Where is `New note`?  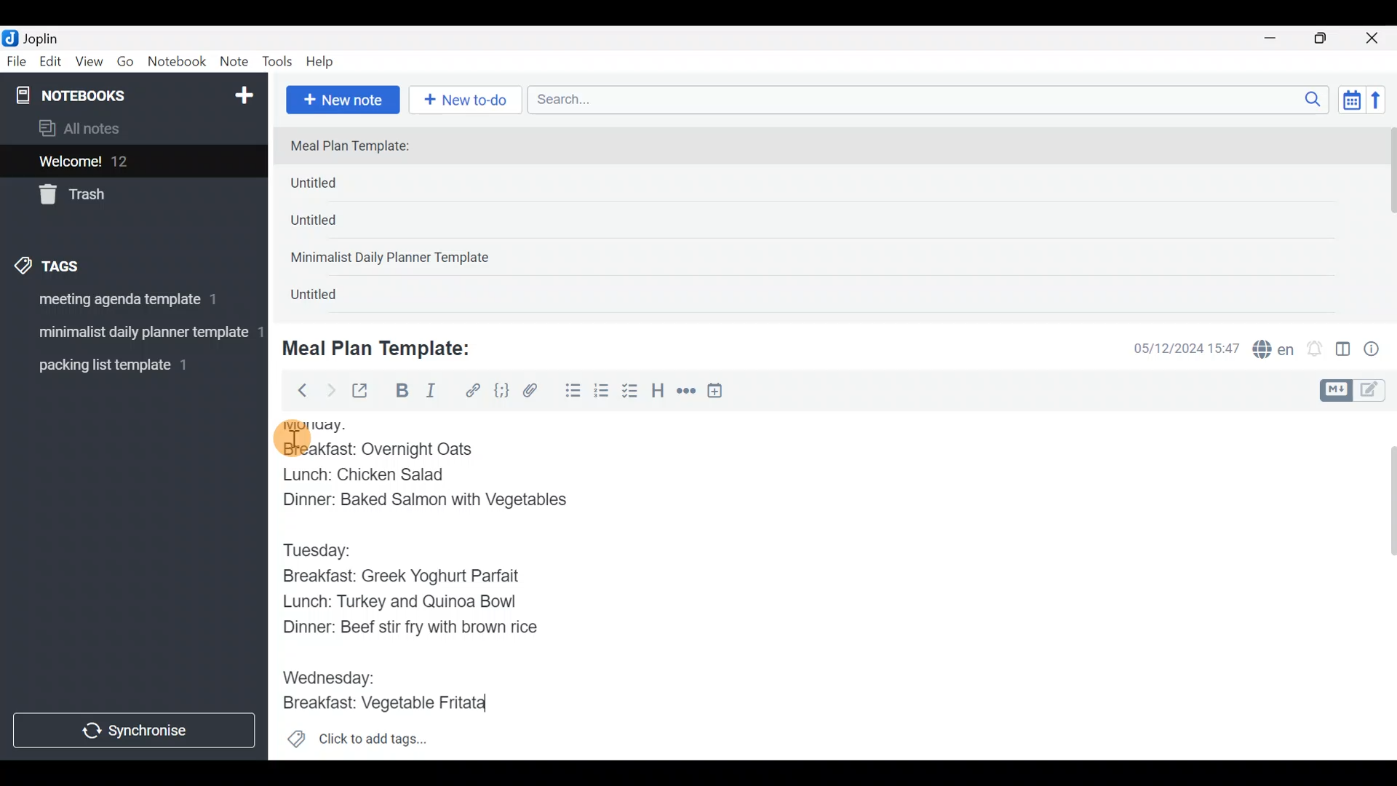 New note is located at coordinates (341, 98).